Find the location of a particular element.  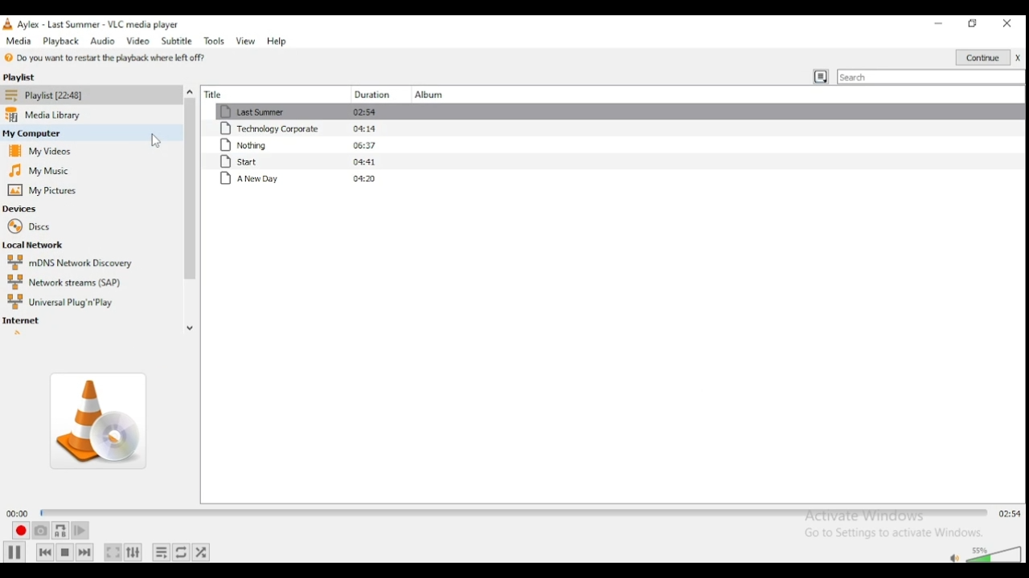

close window is located at coordinates (1007, 24).